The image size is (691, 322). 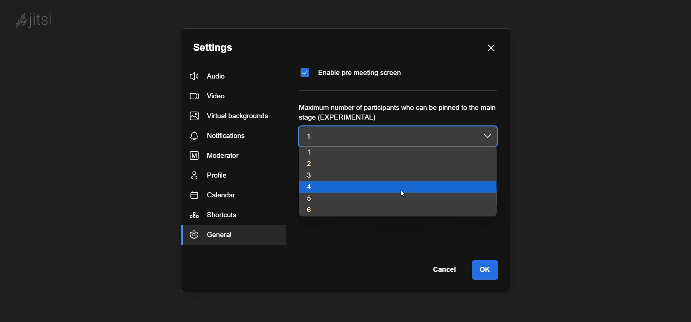 What do you see at coordinates (316, 210) in the screenshot?
I see `6` at bounding box center [316, 210].